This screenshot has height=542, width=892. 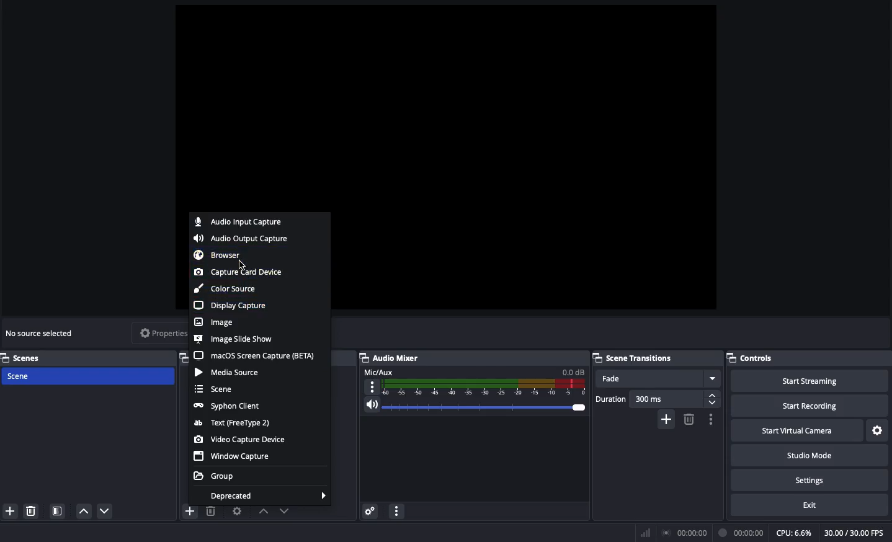 What do you see at coordinates (809, 505) in the screenshot?
I see `Exit` at bounding box center [809, 505].